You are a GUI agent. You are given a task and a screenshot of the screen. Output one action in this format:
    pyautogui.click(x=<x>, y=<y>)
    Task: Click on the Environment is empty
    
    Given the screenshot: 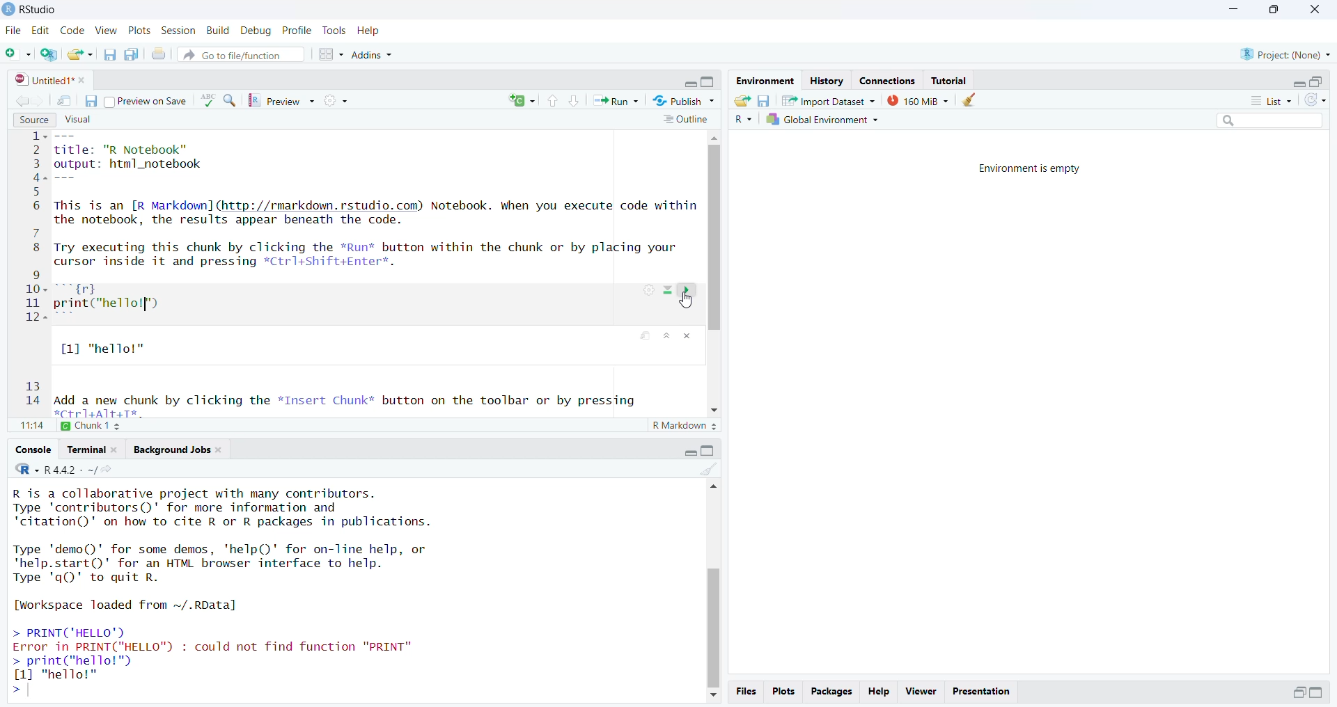 What is the action you would take?
    pyautogui.click(x=1031, y=170)
    